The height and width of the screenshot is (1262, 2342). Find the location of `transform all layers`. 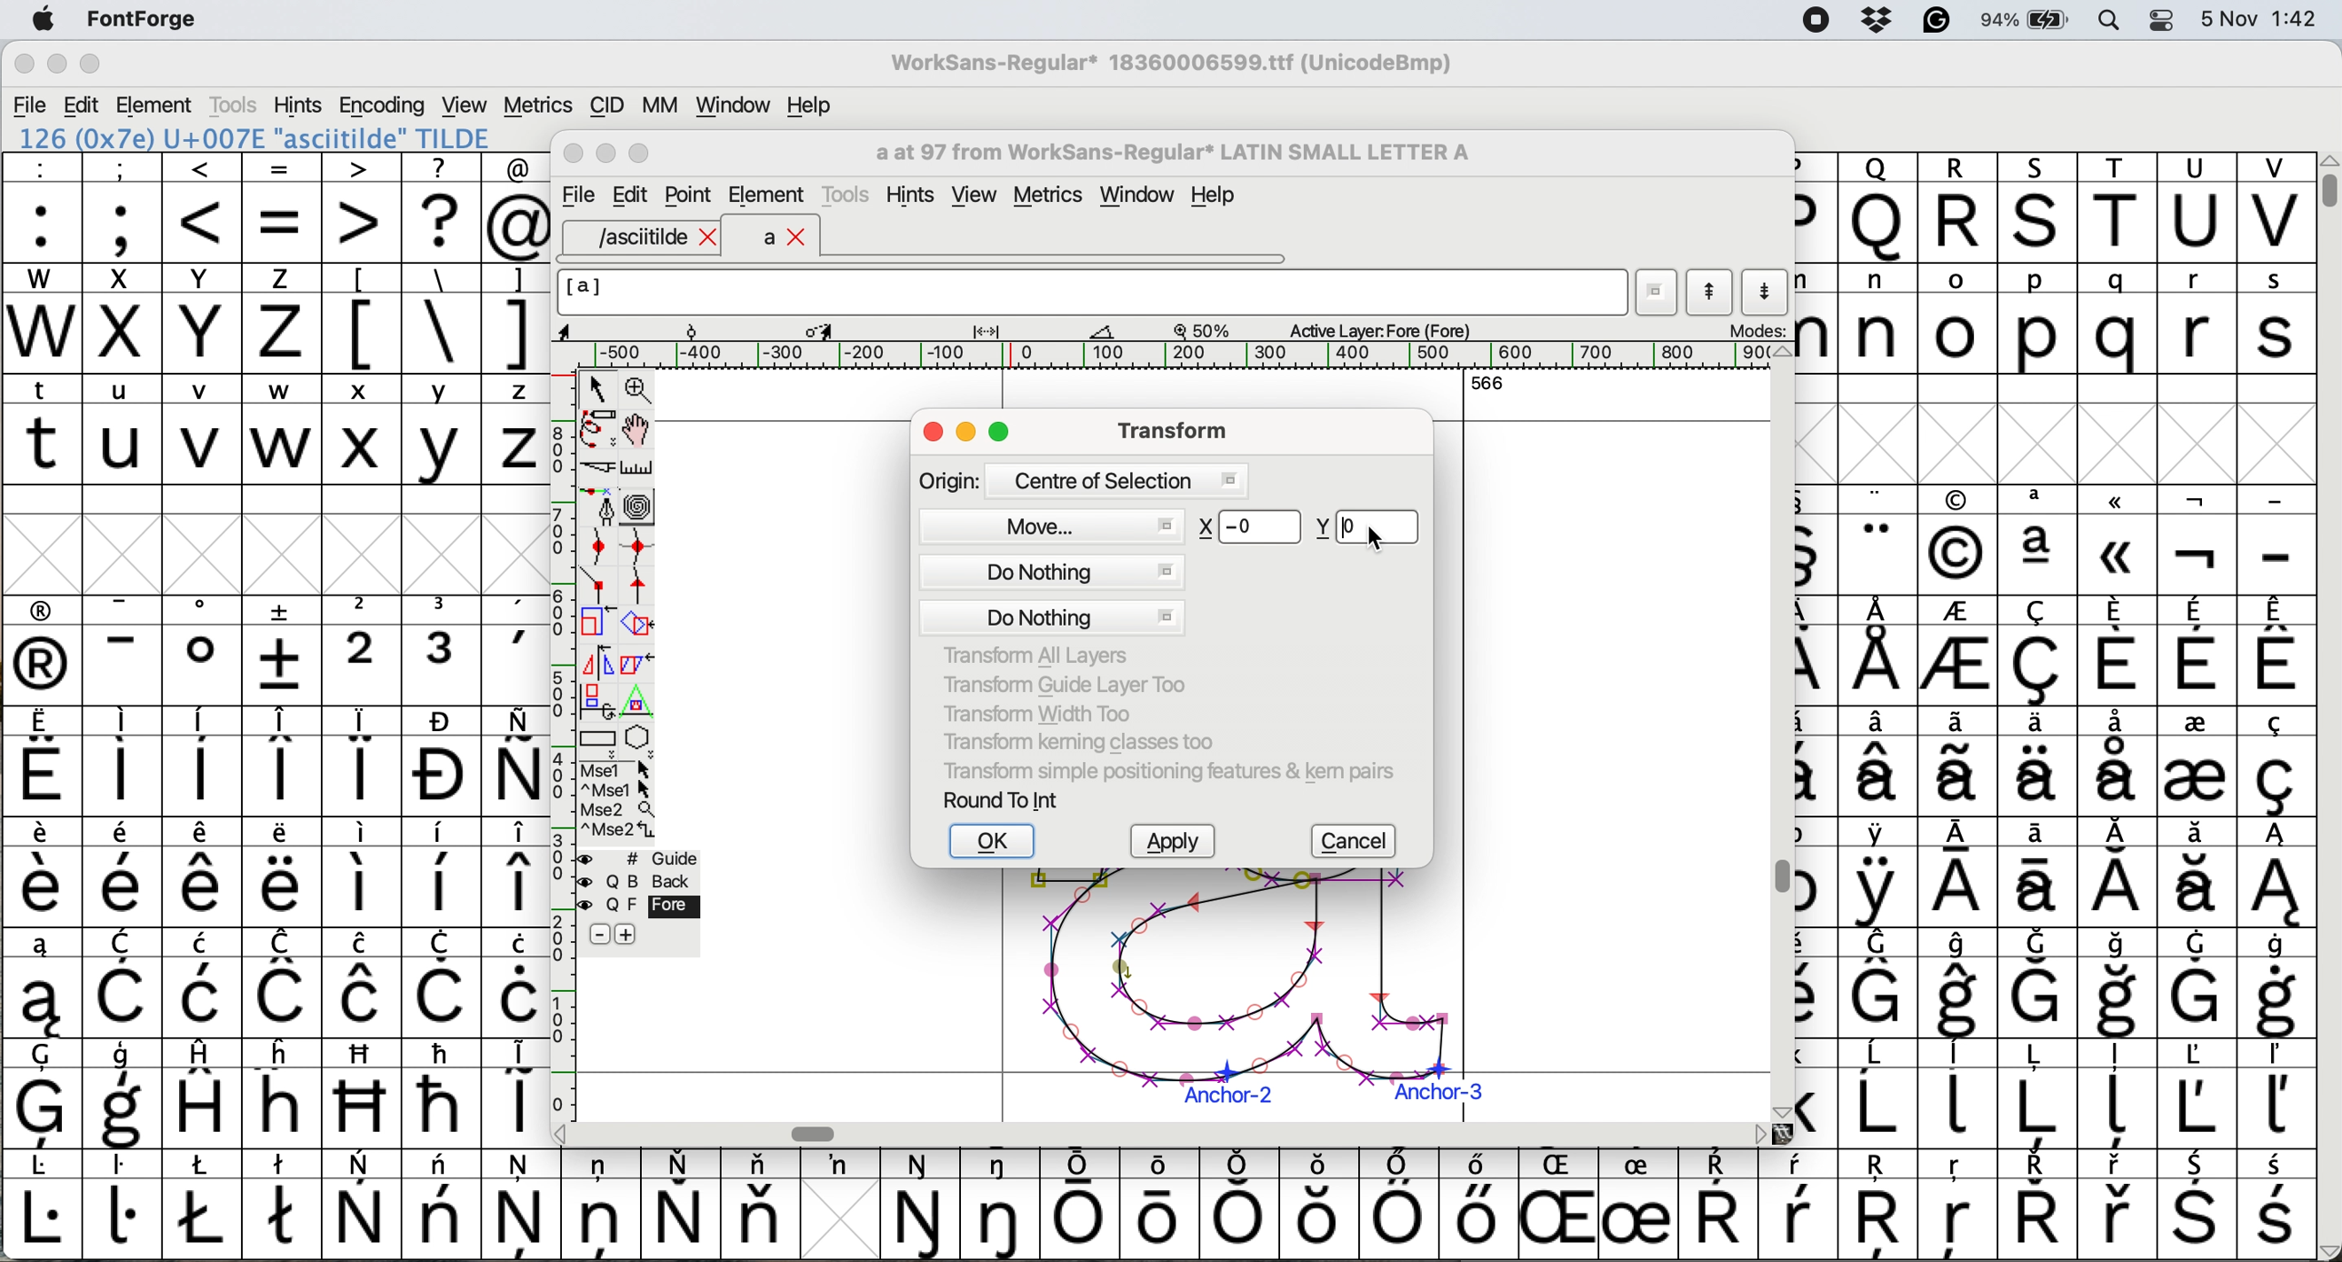

transform all layers is located at coordinates (1041, 656).